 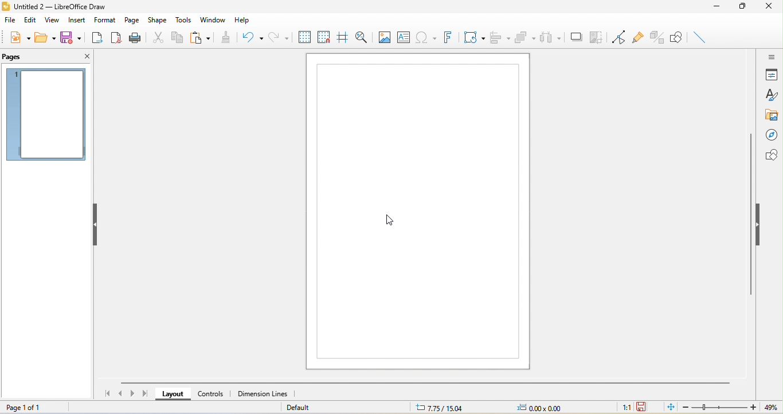 What do you see at coordinates (30, 19) in the screenshot?
I see `edit` at bounding box center [30, 19].